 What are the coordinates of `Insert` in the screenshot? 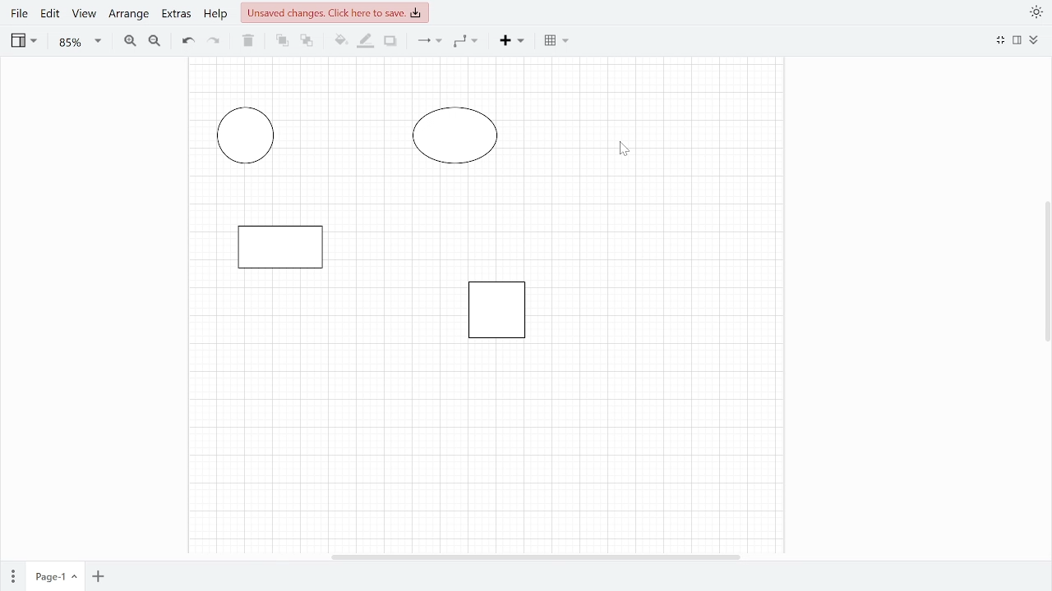 It's located at (514, 43).